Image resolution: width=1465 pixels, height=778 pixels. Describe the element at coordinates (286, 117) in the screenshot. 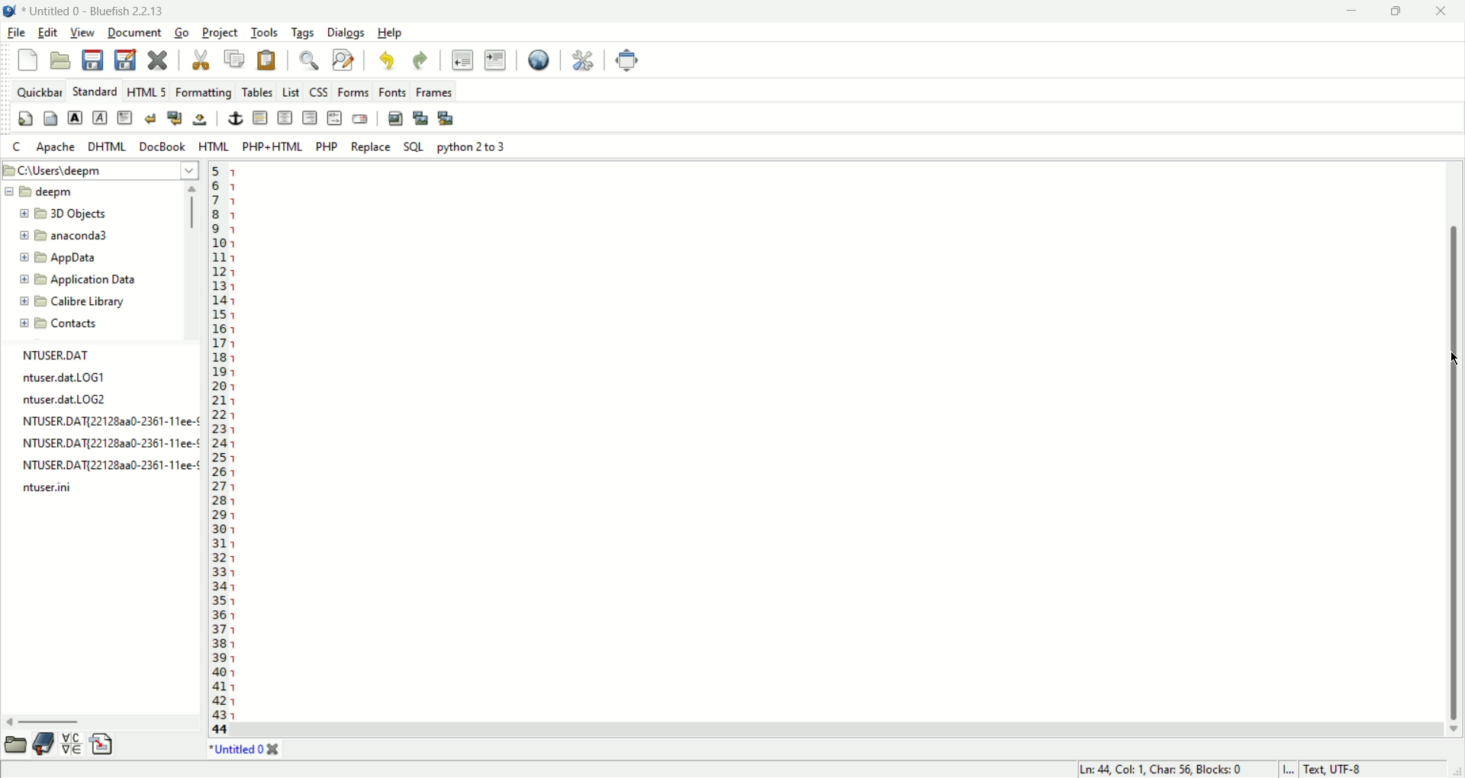

I see `center` at that location.